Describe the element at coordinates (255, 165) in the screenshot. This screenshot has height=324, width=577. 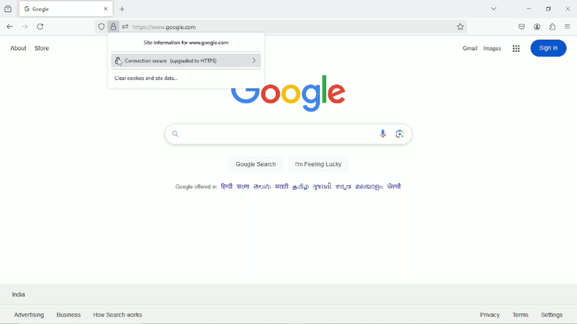
I see `Google Search` at that location.